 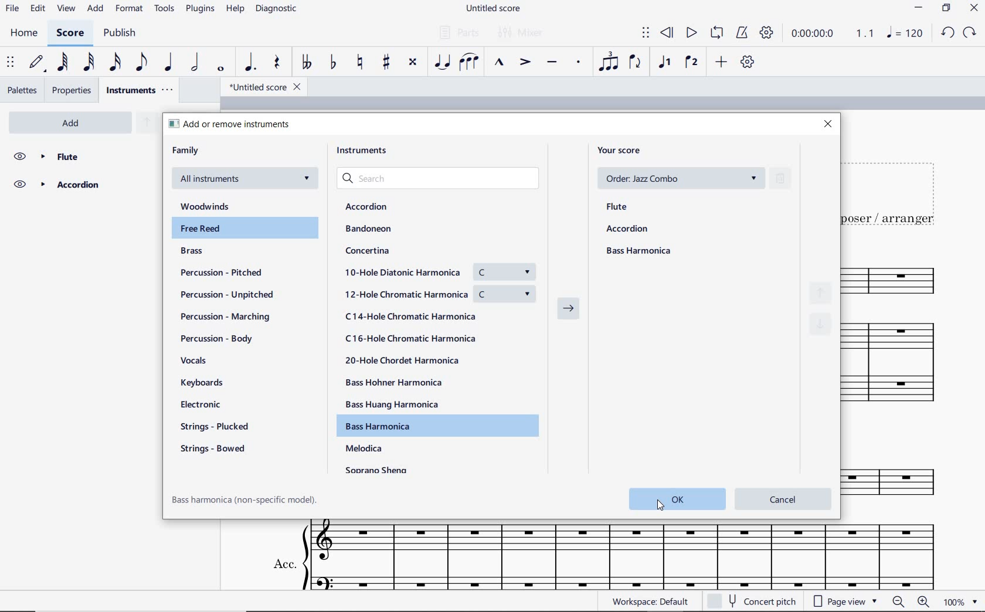 I want to click on Bandoneon, so click(x=369, y=230).